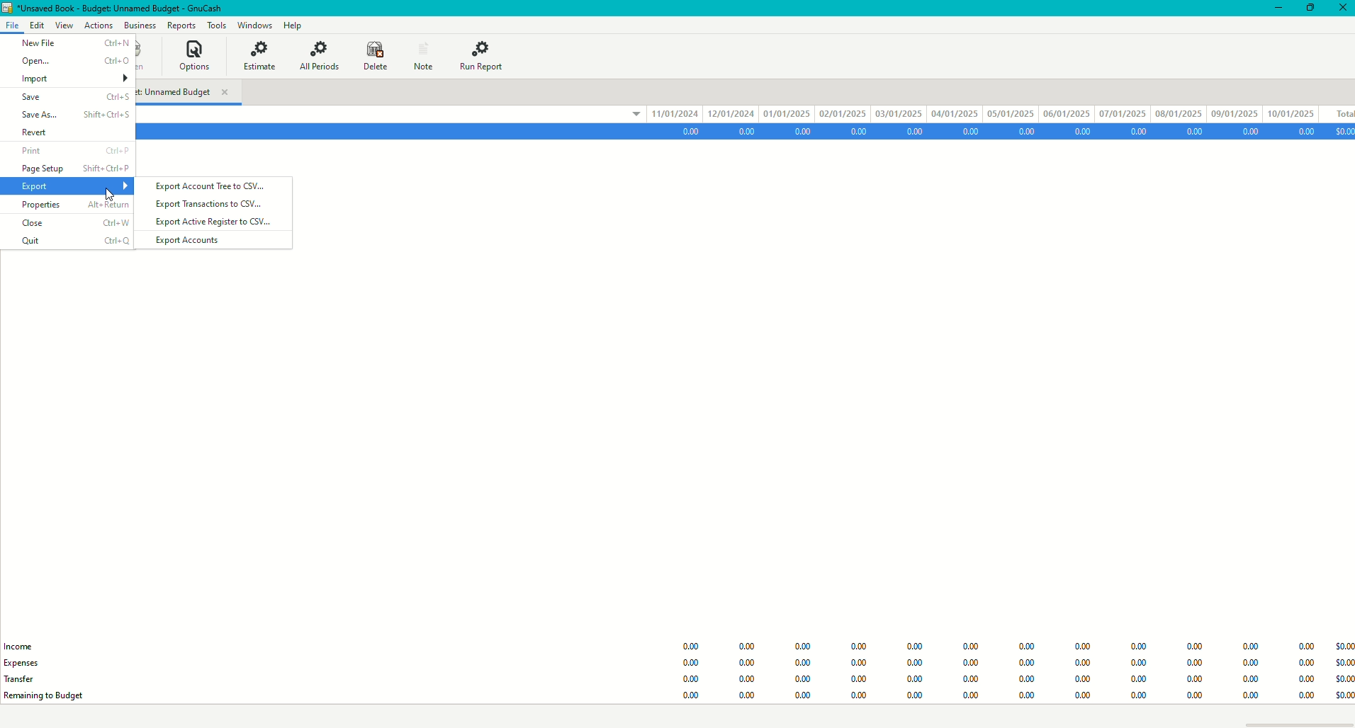 Image resolution: width=1355 pixels, height=728 pixels. Describe the element at coordinates (22, 679) in the screenshot. I see `Transfer` at that location.